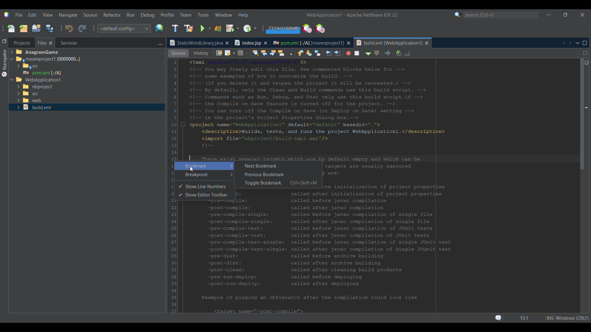  Describe the element at coordinates (176, 163) in the screenshot. I see `Cursor right clicking` at that location.